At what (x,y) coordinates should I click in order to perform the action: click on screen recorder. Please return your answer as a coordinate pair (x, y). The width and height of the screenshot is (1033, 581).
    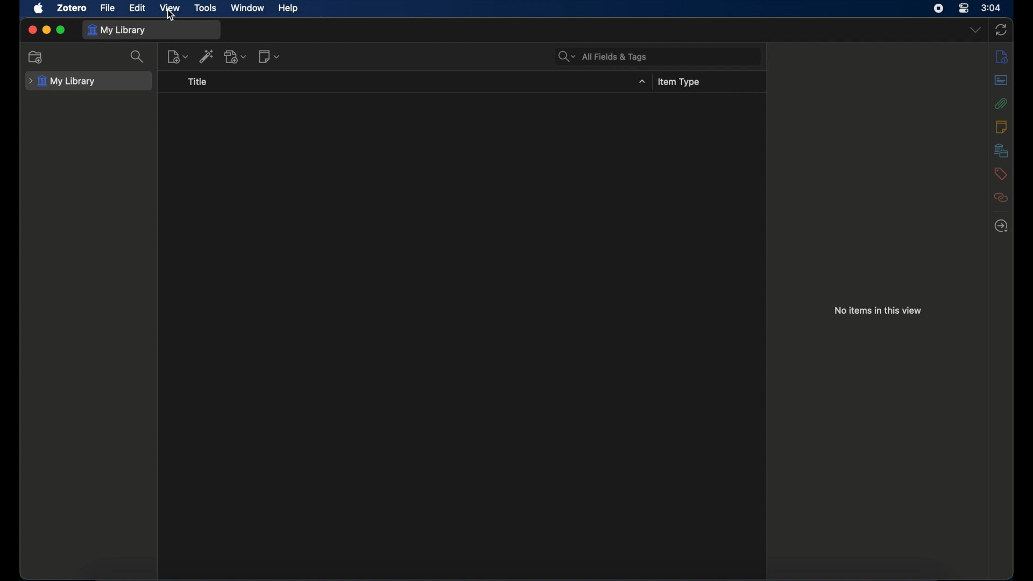
    Looking at the image, I should click on (938, 9).